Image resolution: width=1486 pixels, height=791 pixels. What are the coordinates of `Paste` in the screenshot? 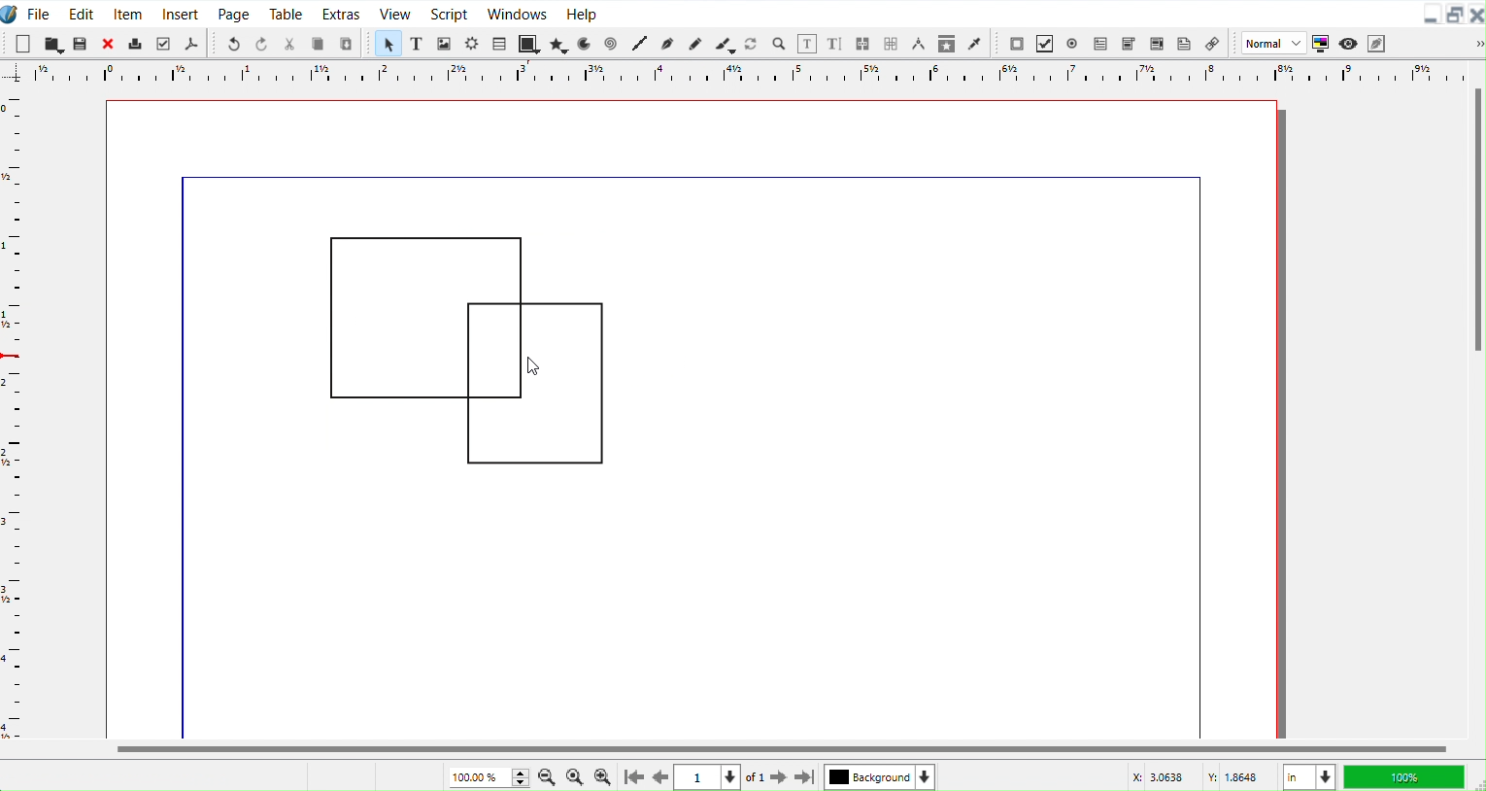 It's located at (348, 43).